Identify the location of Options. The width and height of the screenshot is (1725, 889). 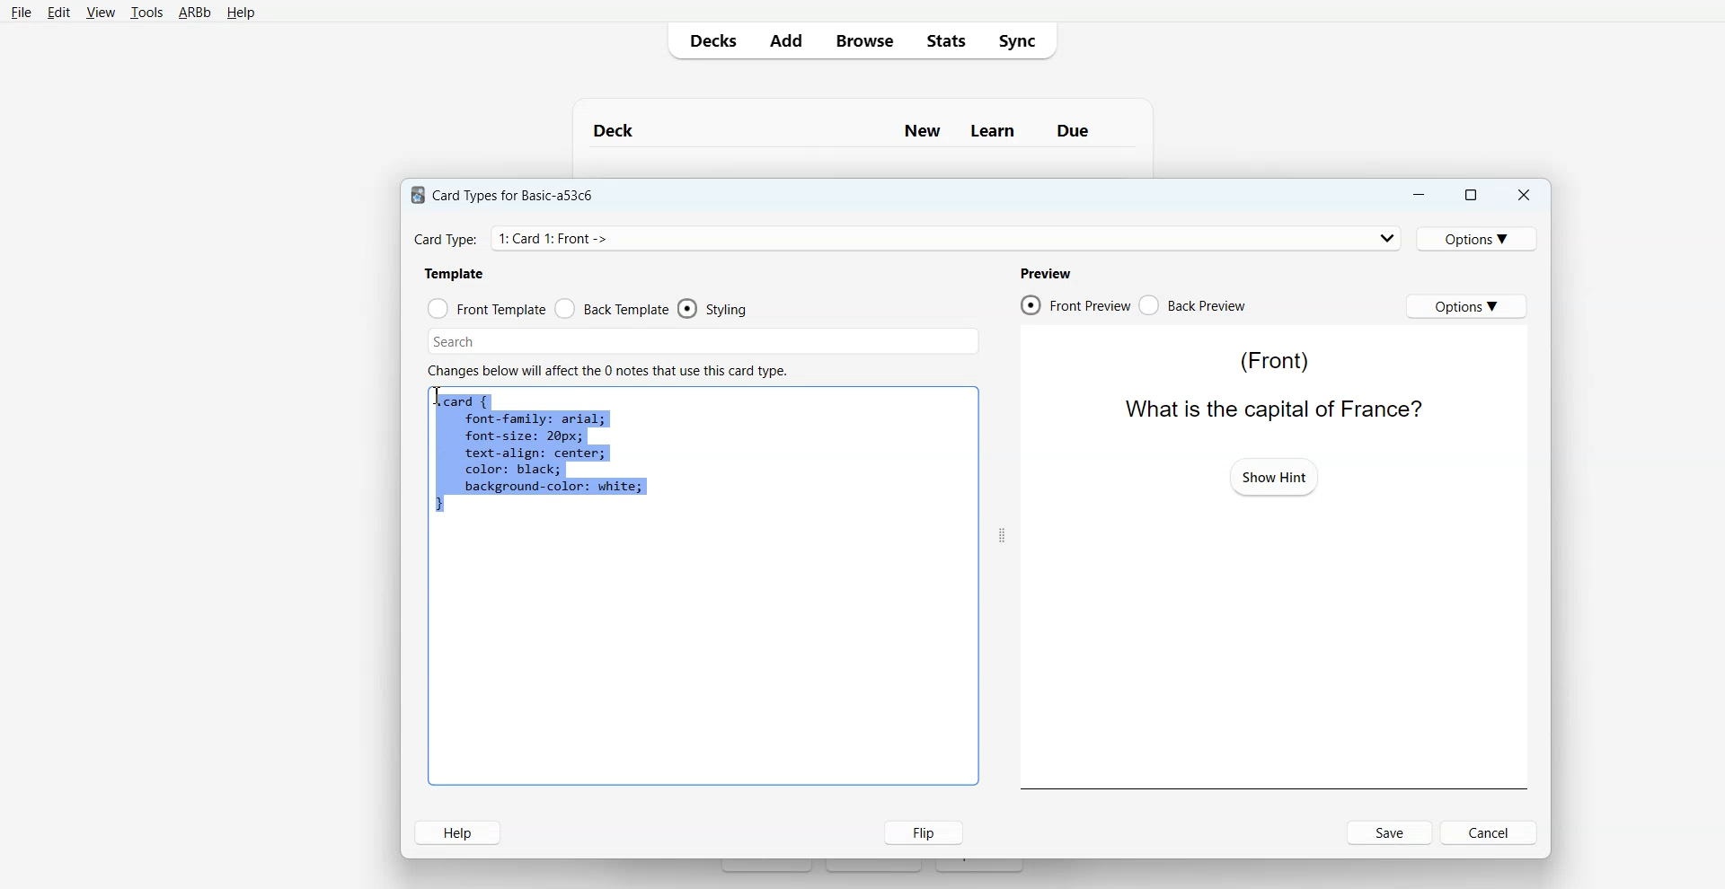
(1480, 238).